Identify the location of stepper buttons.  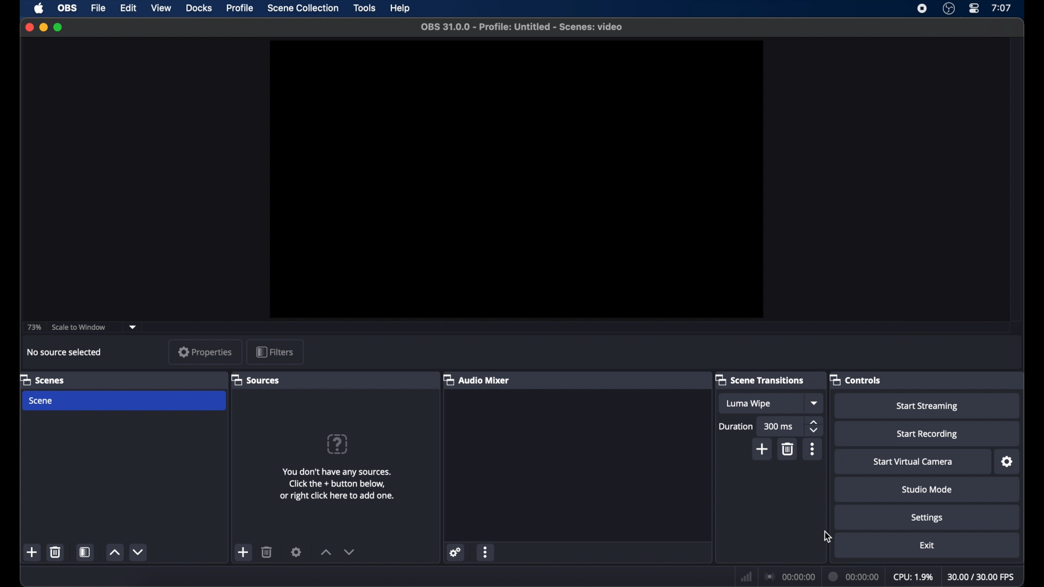
(815, 427).